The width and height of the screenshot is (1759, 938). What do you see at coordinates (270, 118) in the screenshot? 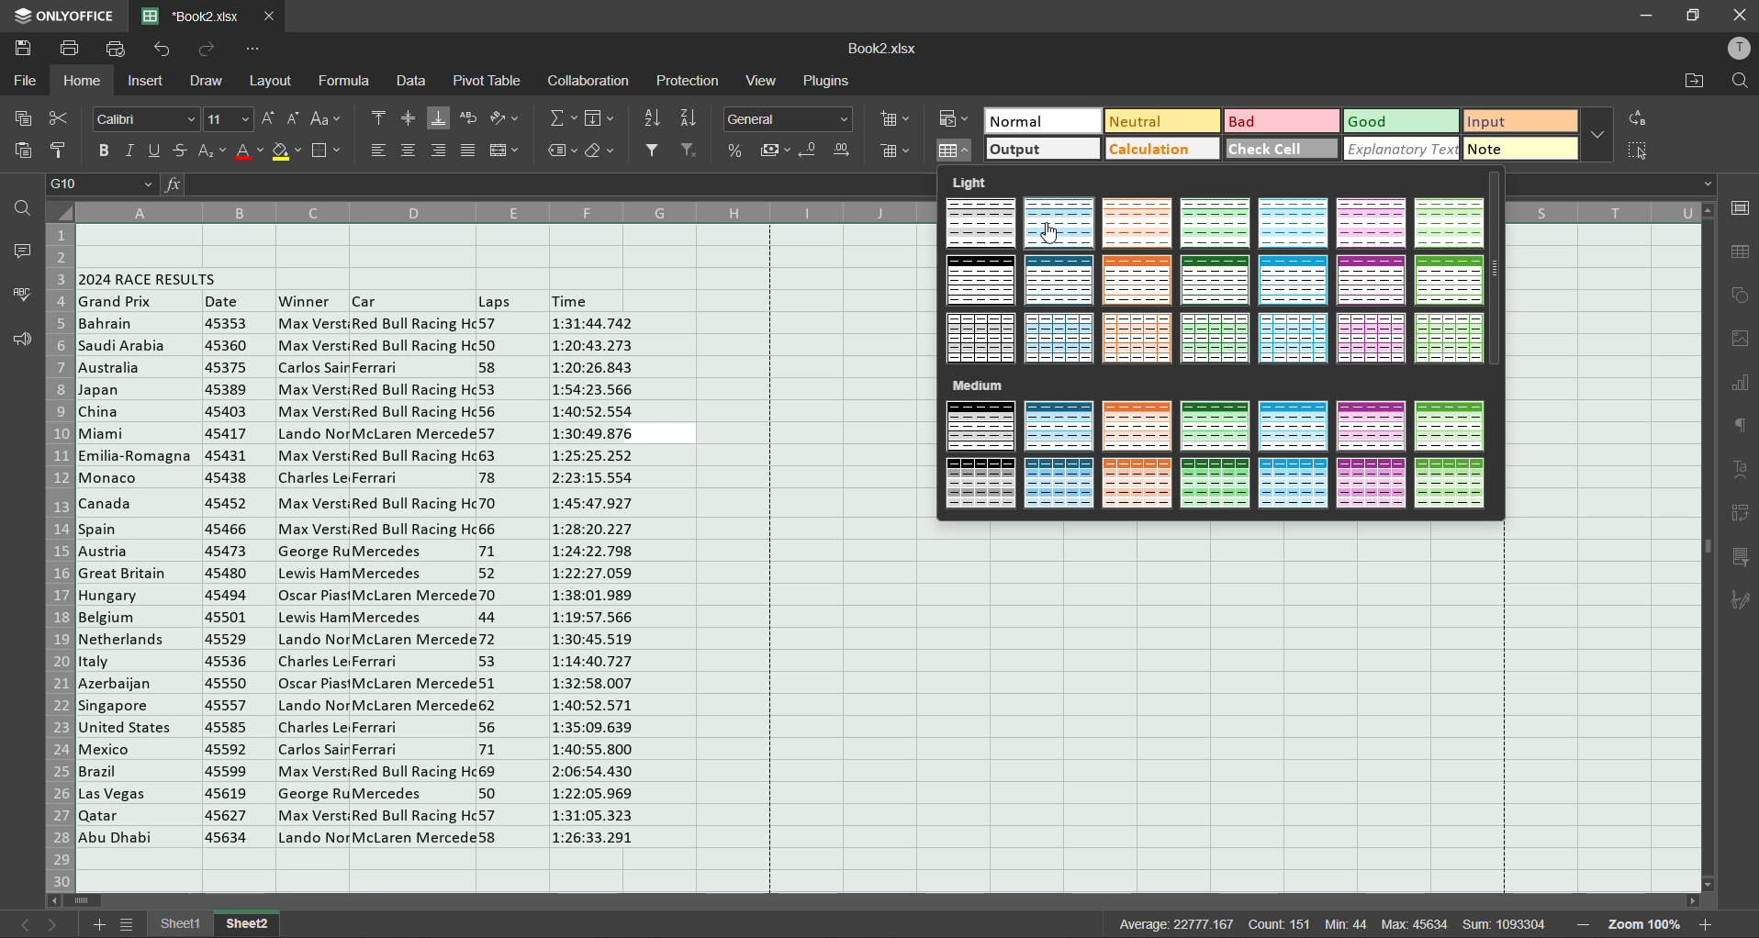
I see `increment size` at bounding box center [270, 118].